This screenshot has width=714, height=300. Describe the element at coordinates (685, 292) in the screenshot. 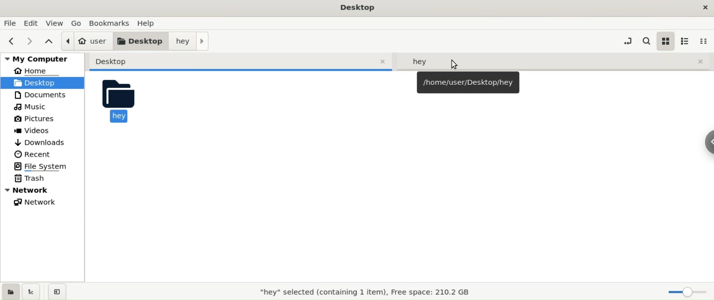

I see `zoom` at that location.